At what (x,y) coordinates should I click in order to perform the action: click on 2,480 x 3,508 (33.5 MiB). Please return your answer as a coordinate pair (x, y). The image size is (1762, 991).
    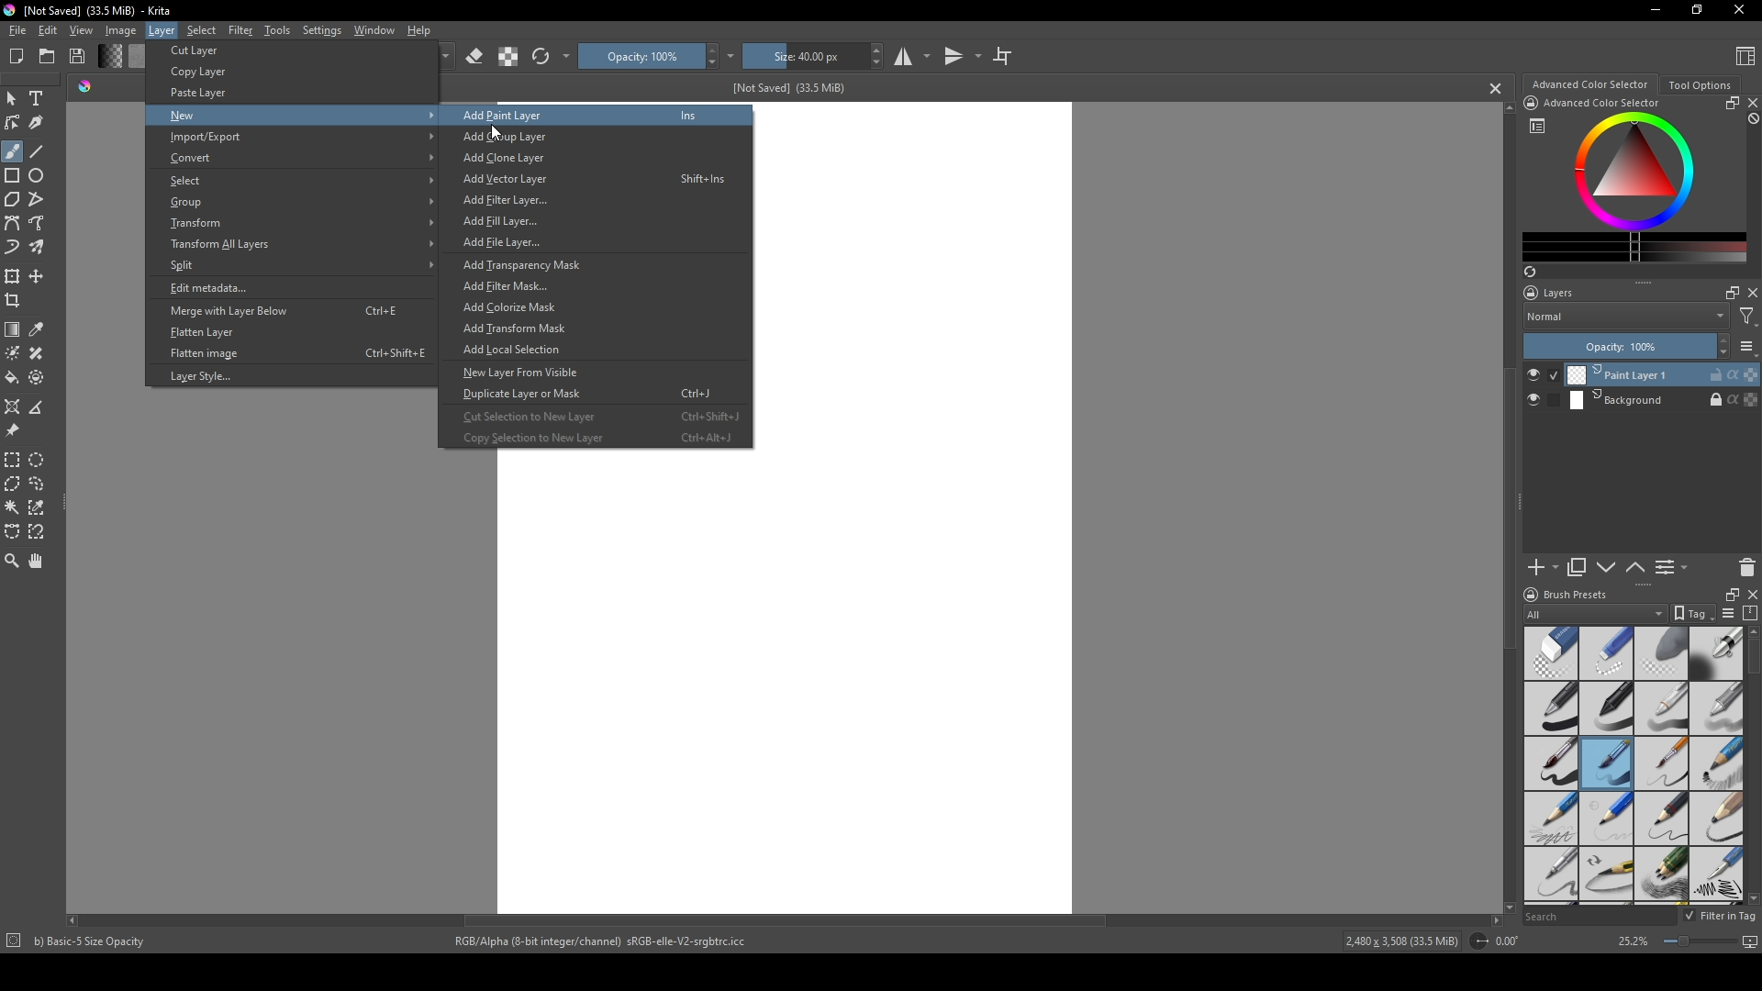
    Looking at the image, I should click on (1399, 943).